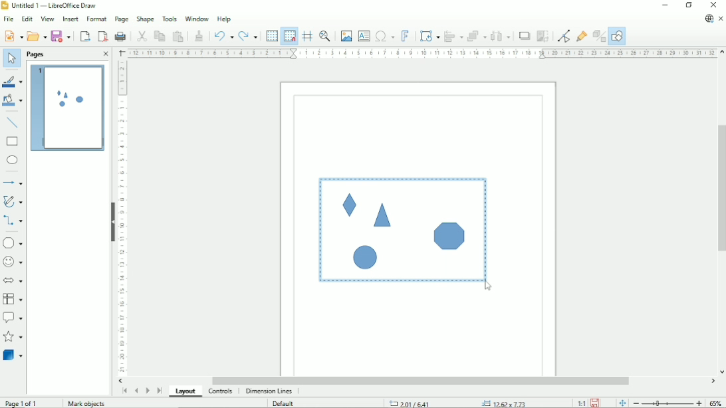 The image size is (726, 408). What do you see at coordinates (102, 37) in the screenshot?
I see `Export directly as PDF` at bounding box center [102, 37].